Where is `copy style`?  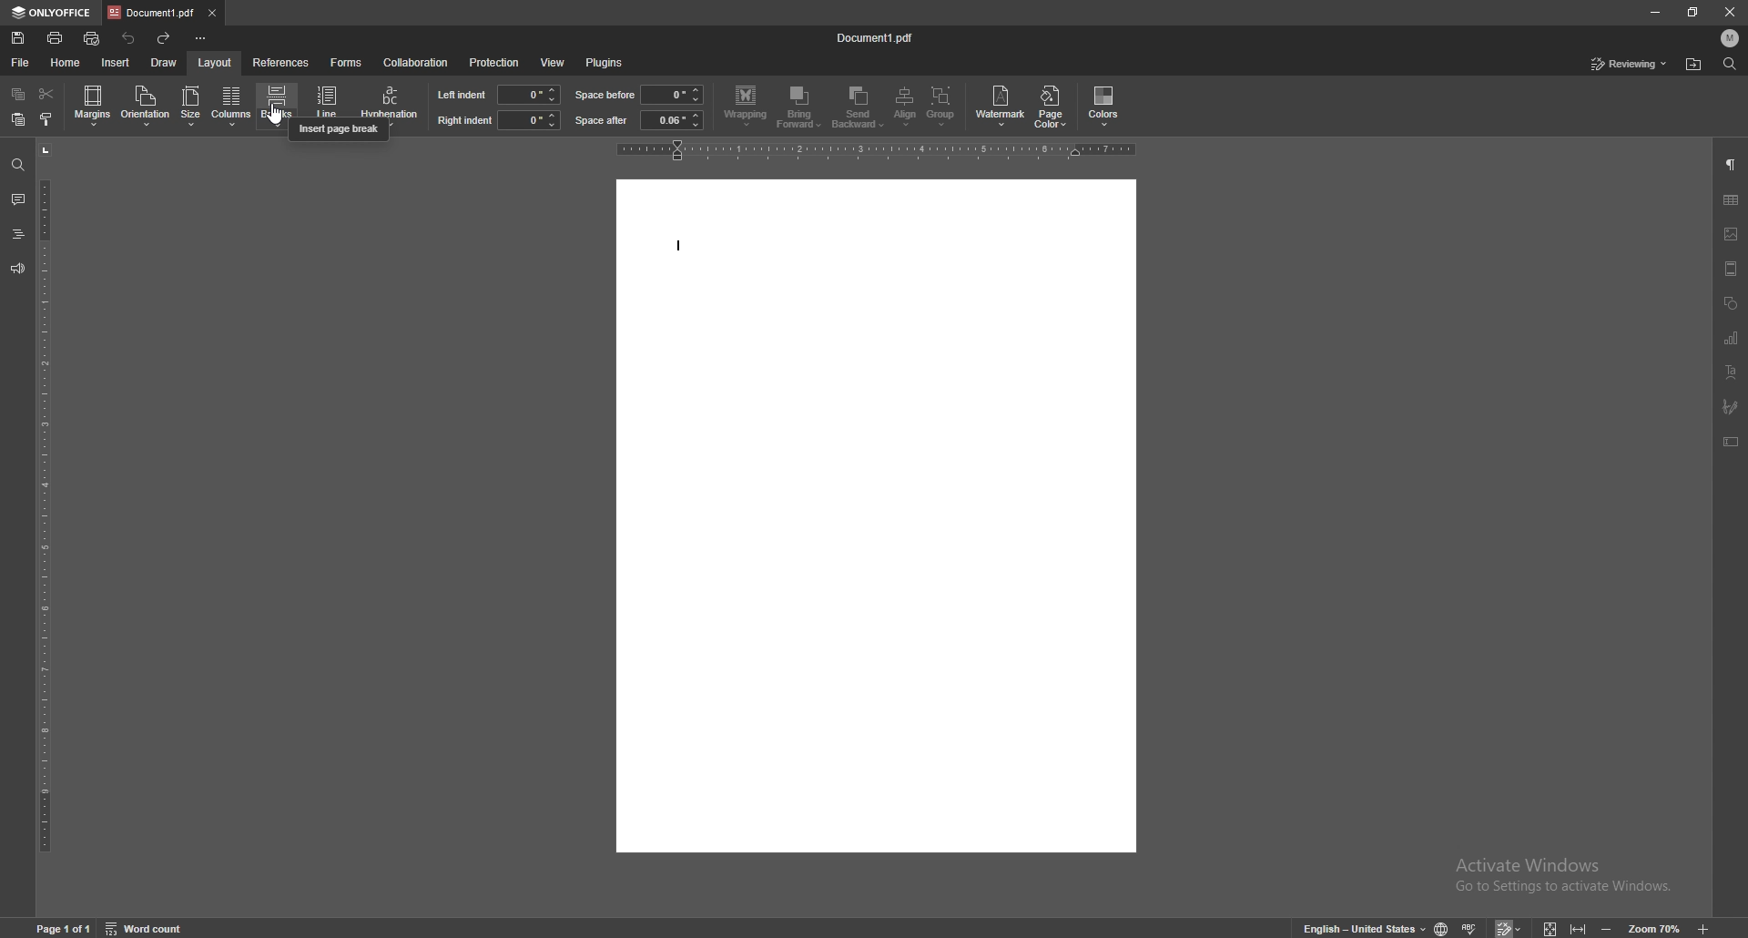 copy style is located at coordinates (46, 119).